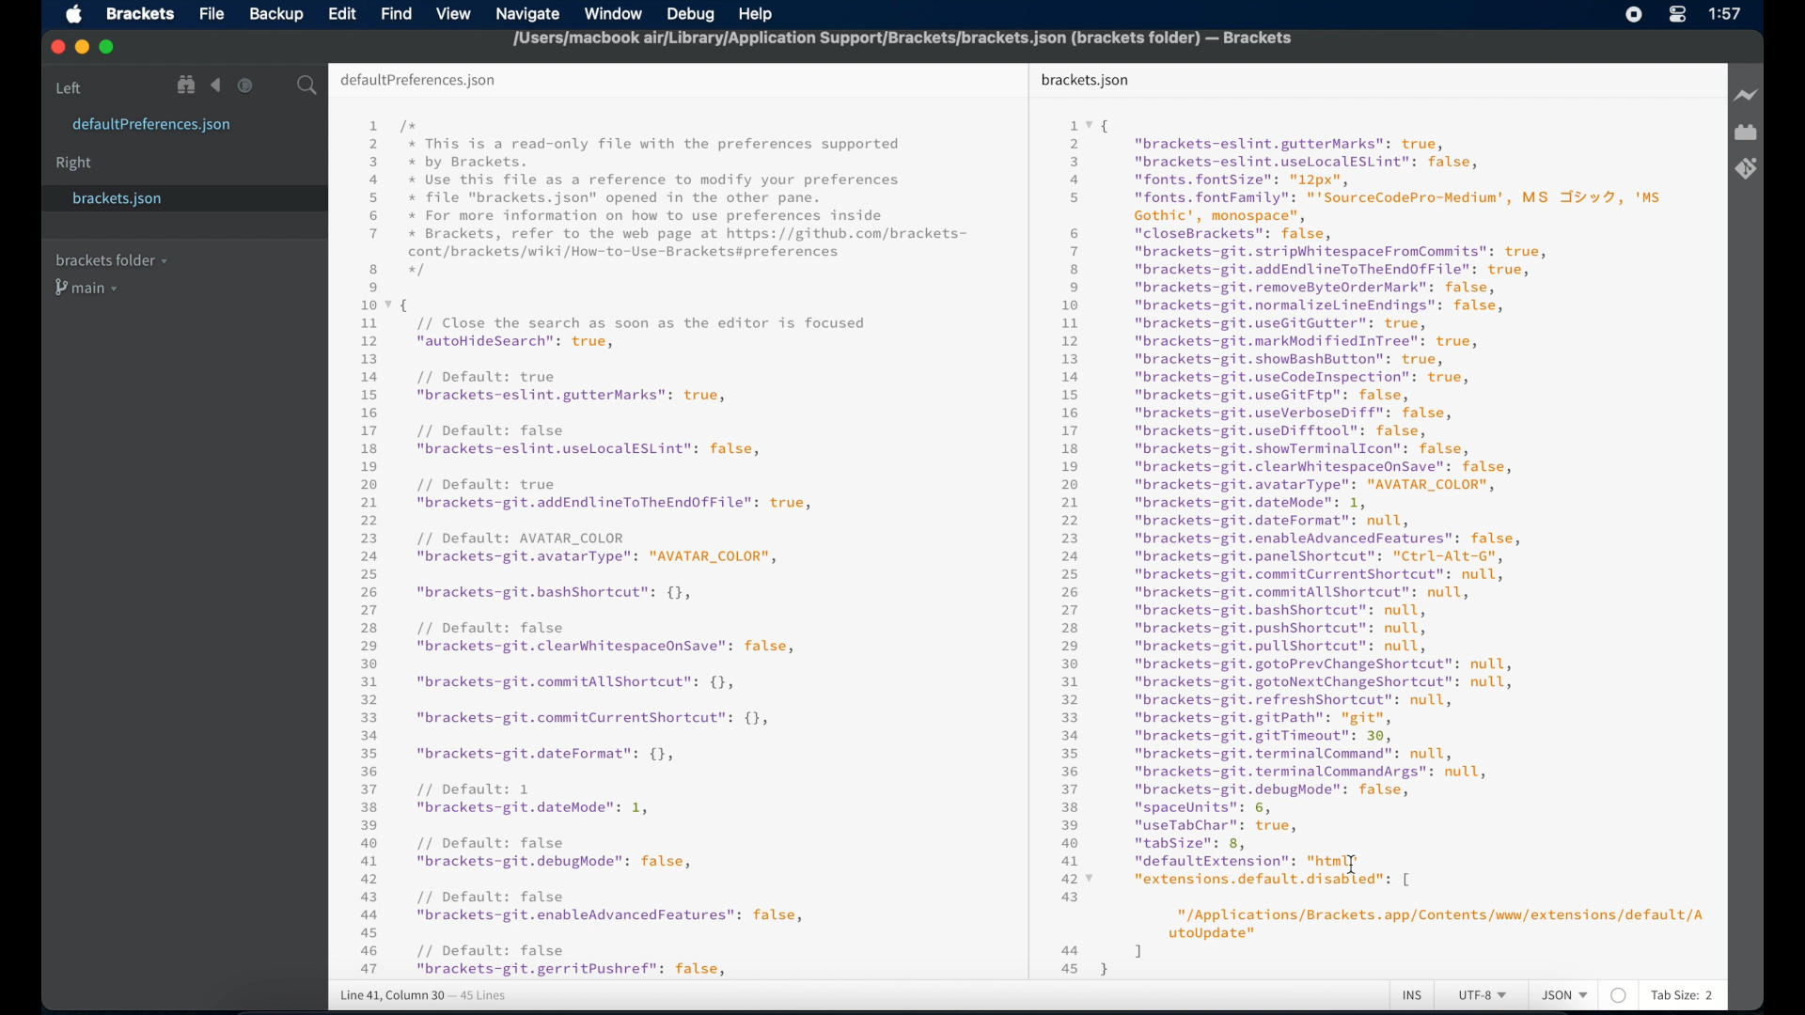 The image size is (1805, 1015). What do you see at coordinates (1085, 80) in the screenshot?
I see `brackets json` at bounding box center [1085, 80].